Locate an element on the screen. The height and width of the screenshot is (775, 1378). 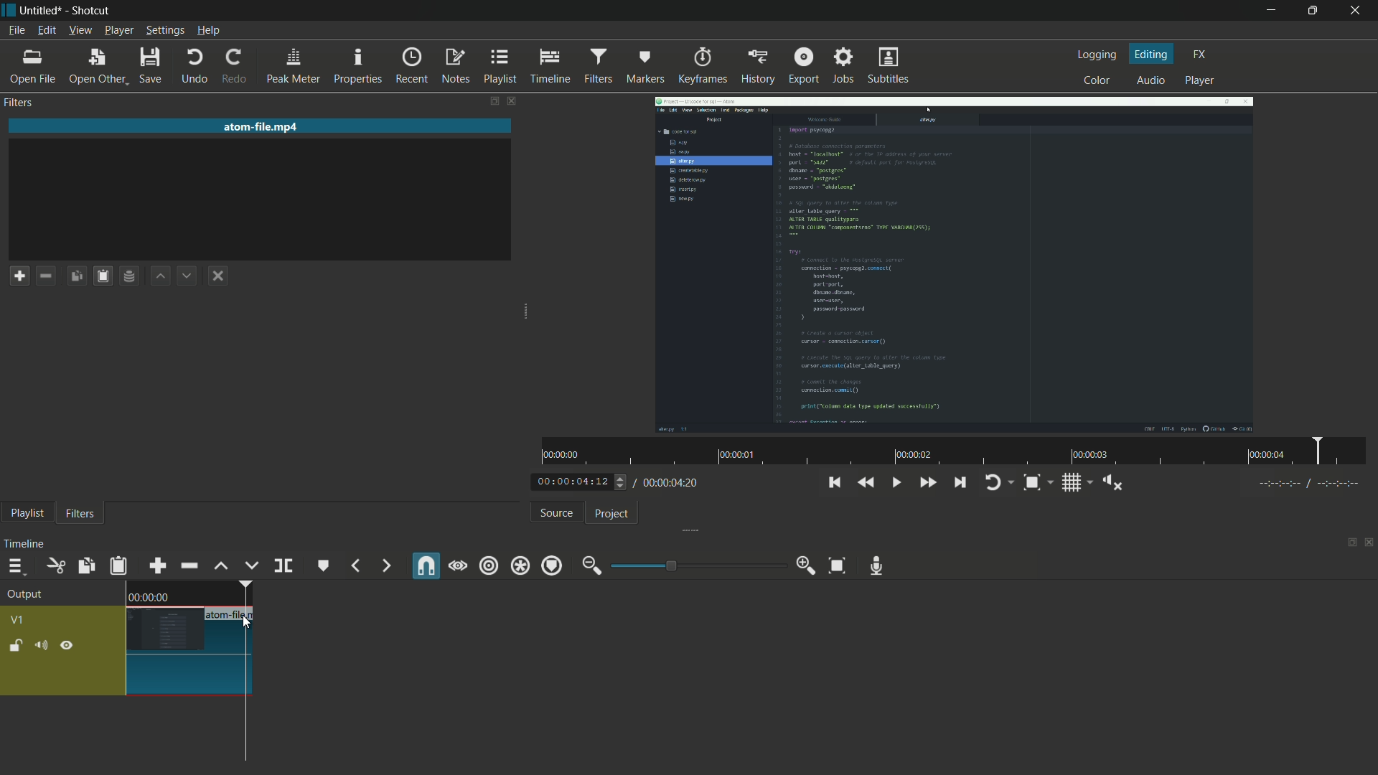
filter is located at coordinates (600, 66).